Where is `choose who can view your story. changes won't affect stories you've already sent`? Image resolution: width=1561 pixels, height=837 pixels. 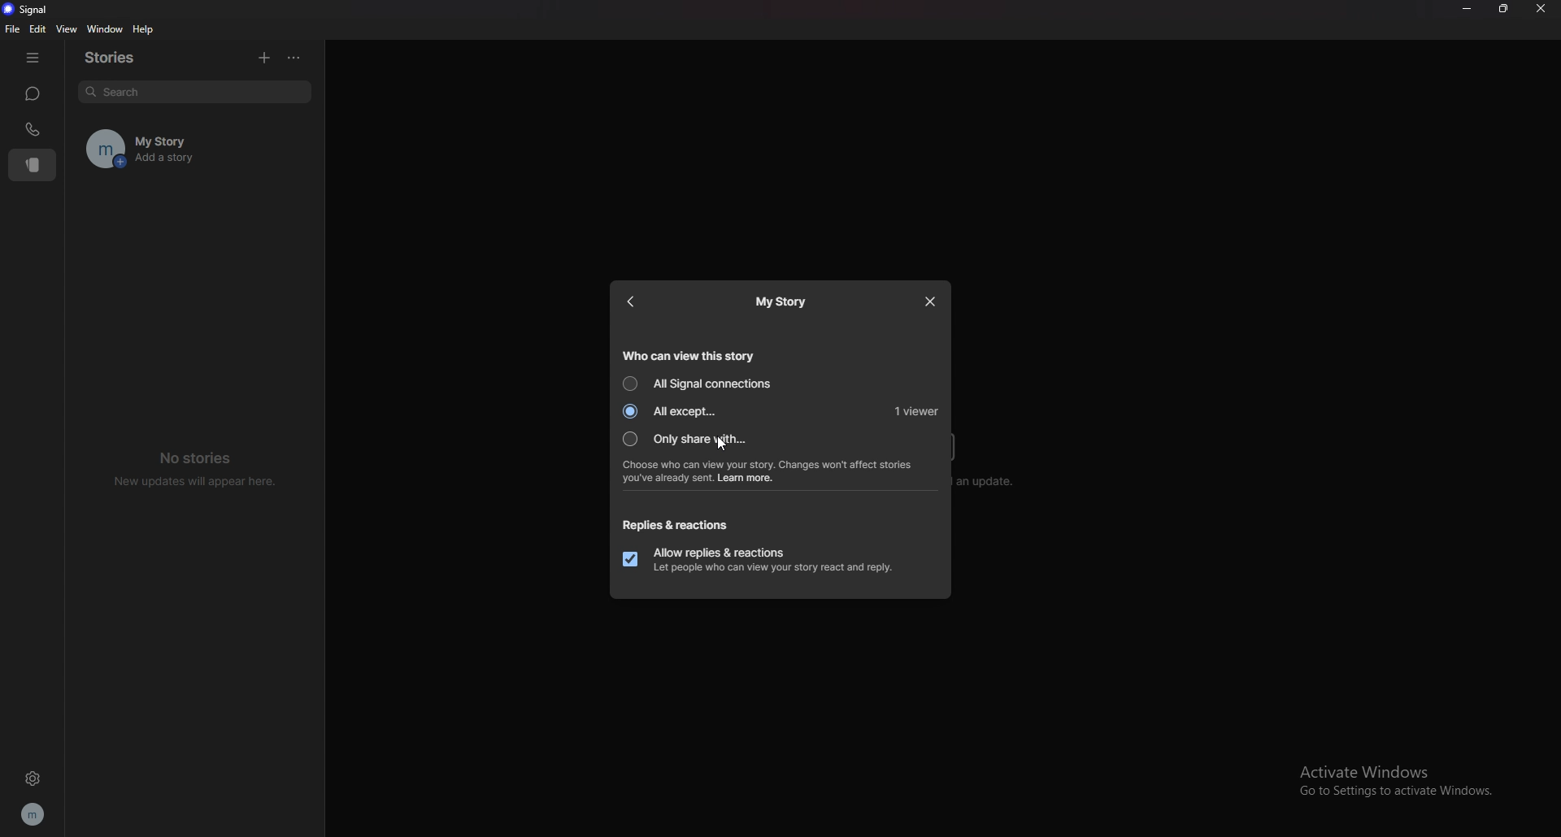 choose who can view your story. changes won't affect stories you've already sent is located at coordinates (769, 471).